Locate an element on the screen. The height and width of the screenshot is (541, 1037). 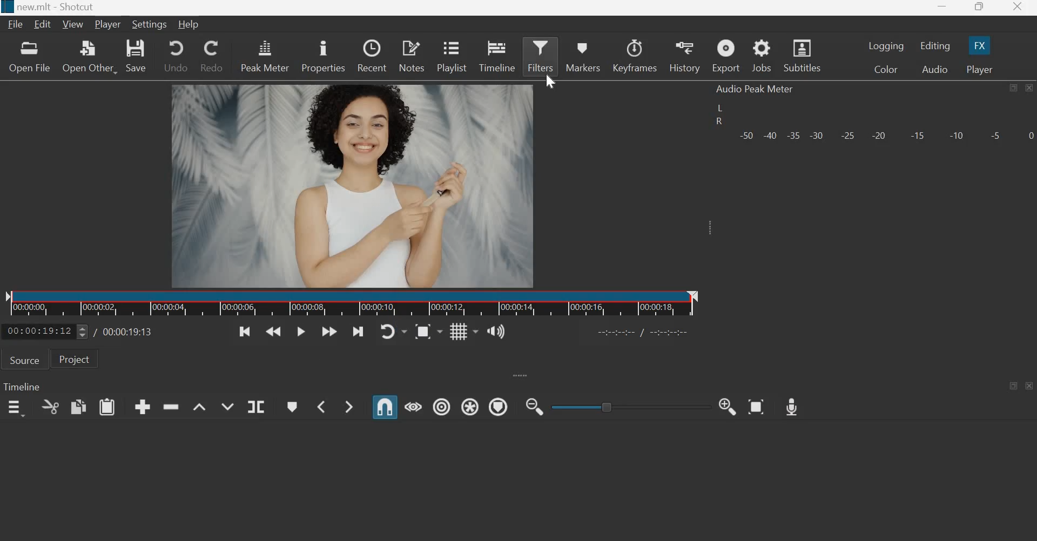
toggle is located at coordinates (632, 405).